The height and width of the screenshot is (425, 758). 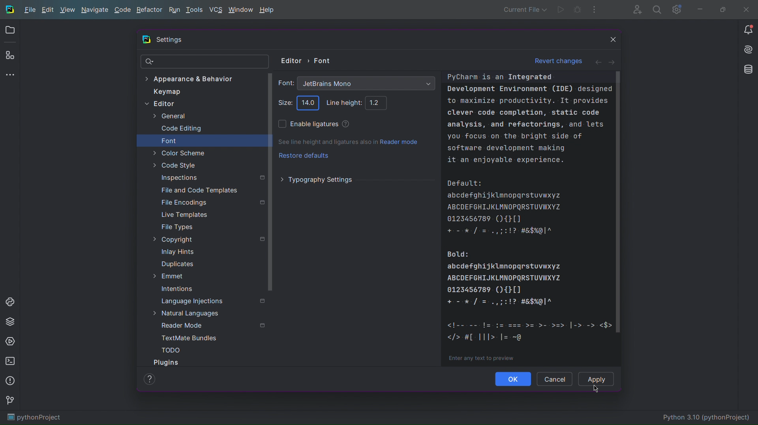 I want to click on File, so click(x=29, y=11).